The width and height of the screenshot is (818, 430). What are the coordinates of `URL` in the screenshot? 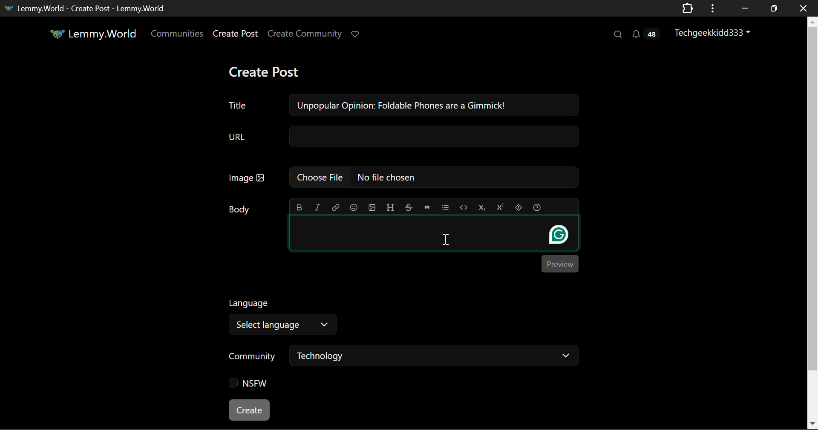 It's located at (402, 137).